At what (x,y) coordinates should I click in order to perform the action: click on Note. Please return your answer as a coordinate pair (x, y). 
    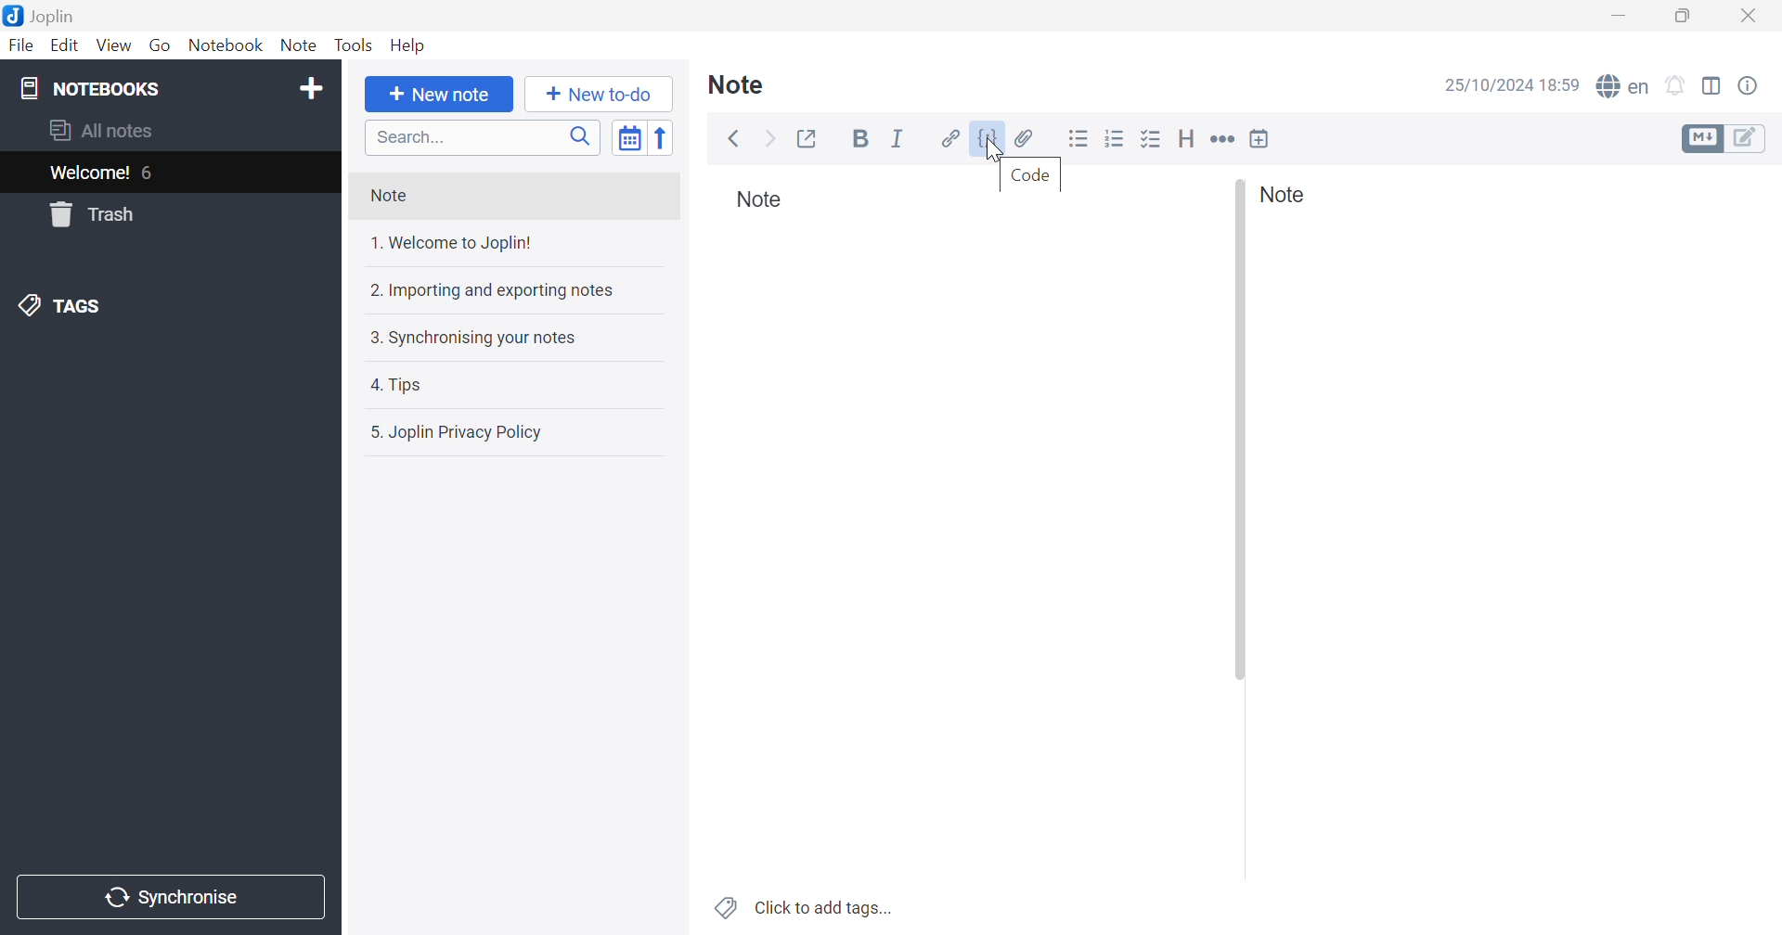
    Looking at the image, I should click on (1280, 194).